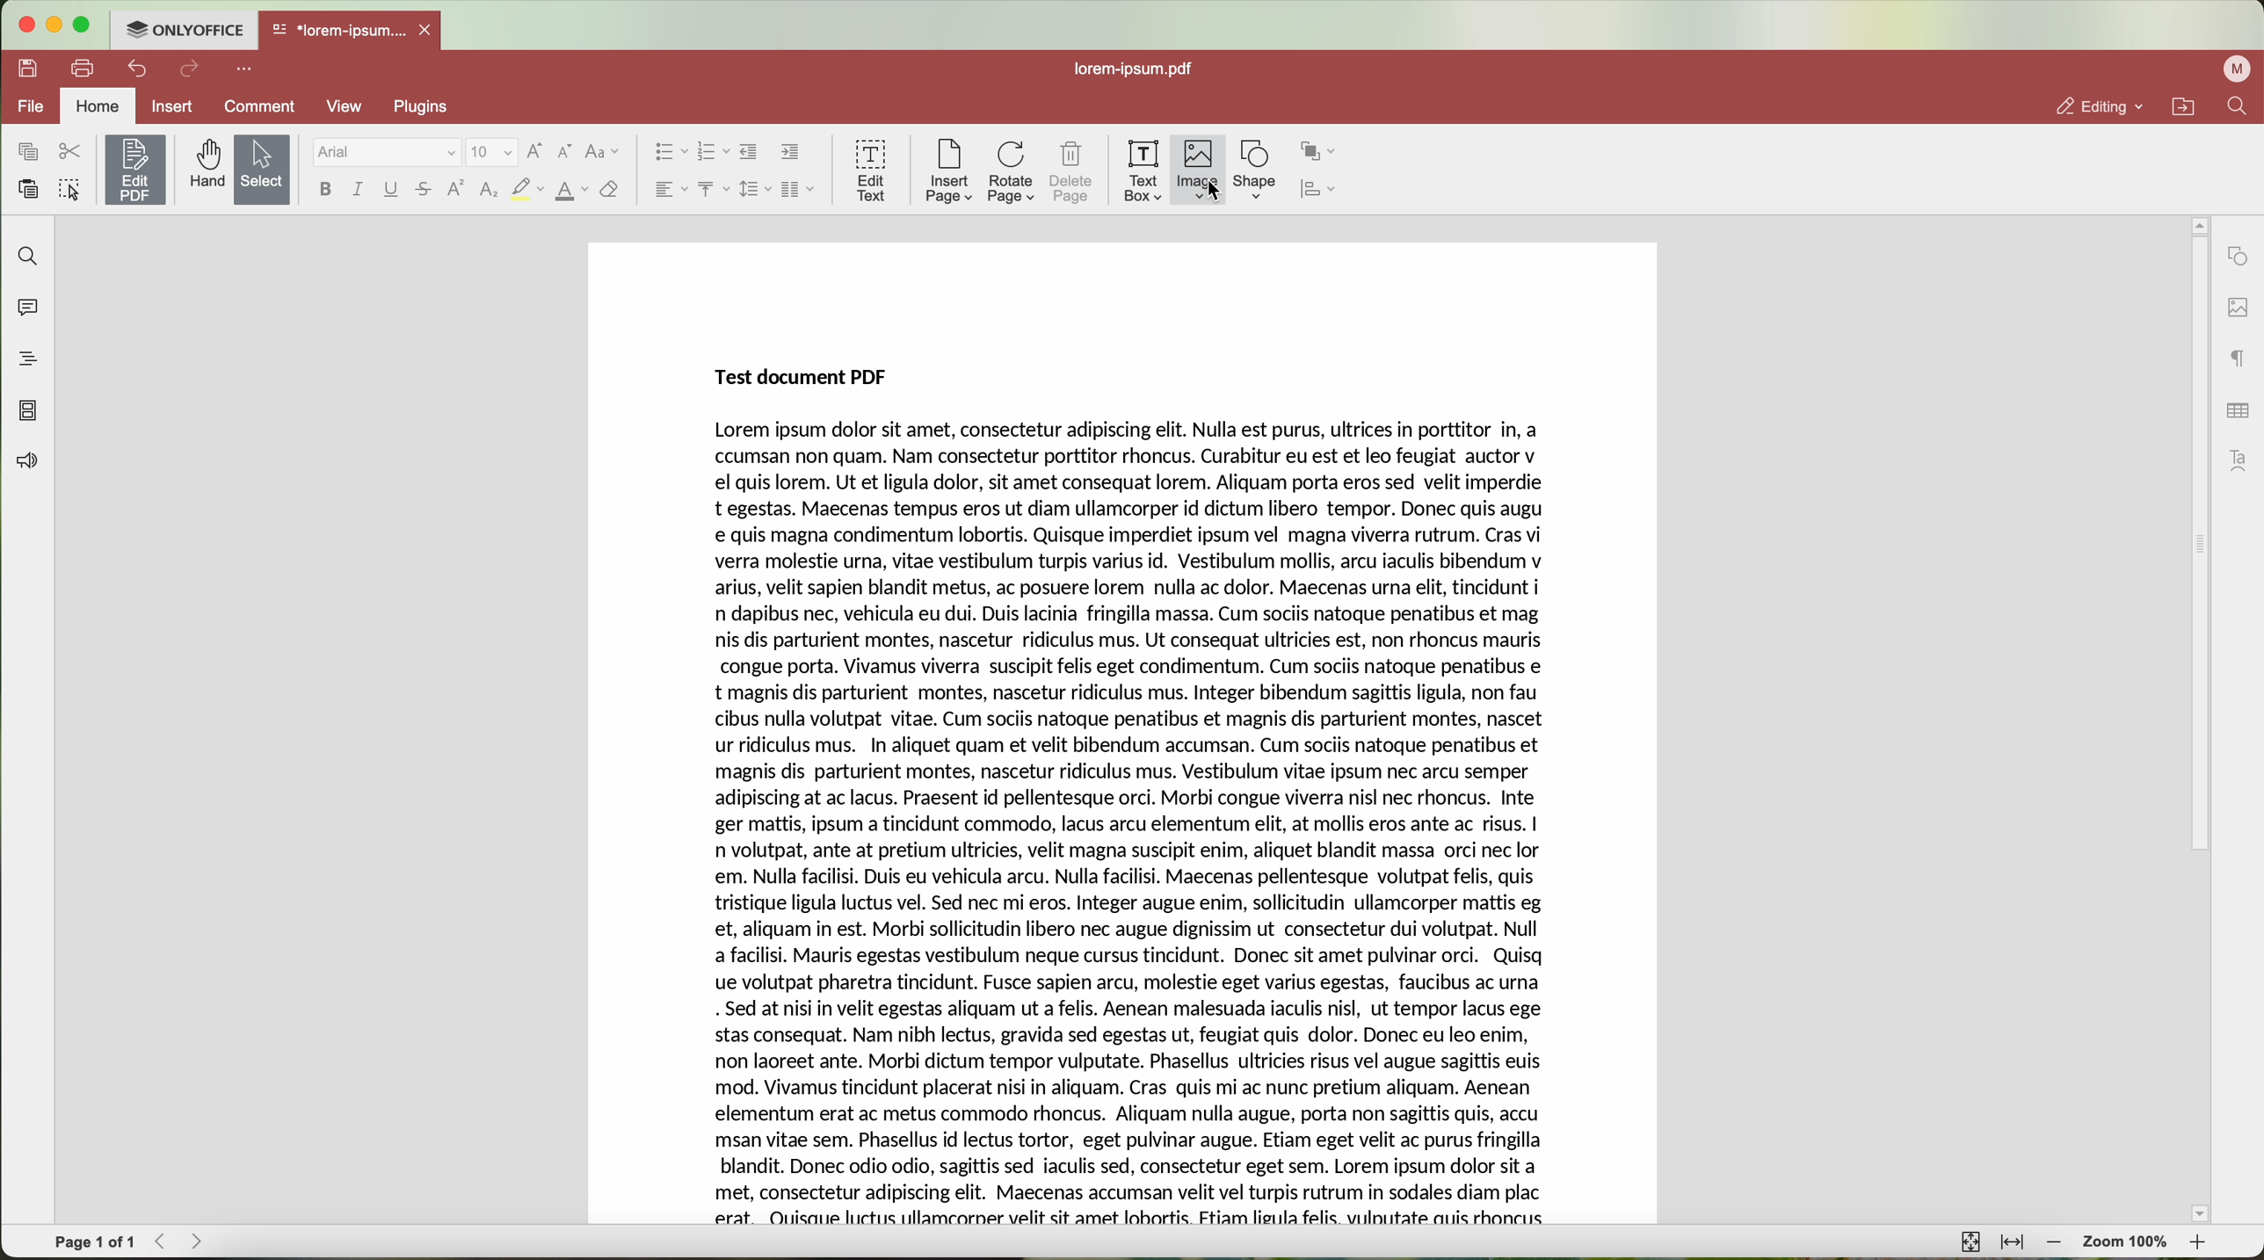 This screenshot has width=2264, height=1260. I want to click on comments, so click(24, 305).